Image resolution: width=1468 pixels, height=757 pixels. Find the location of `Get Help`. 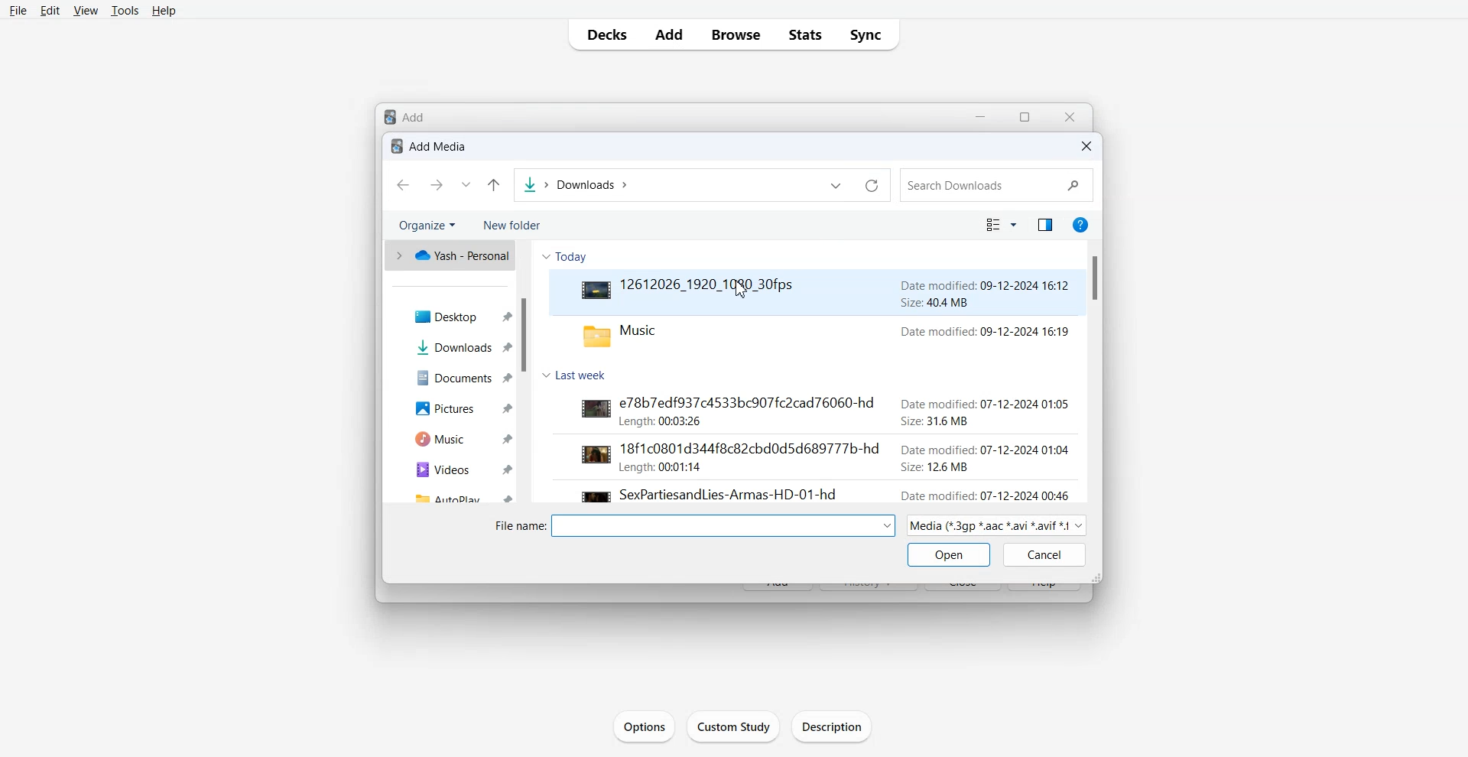

Get Help is located at coordinates (1079, 226).